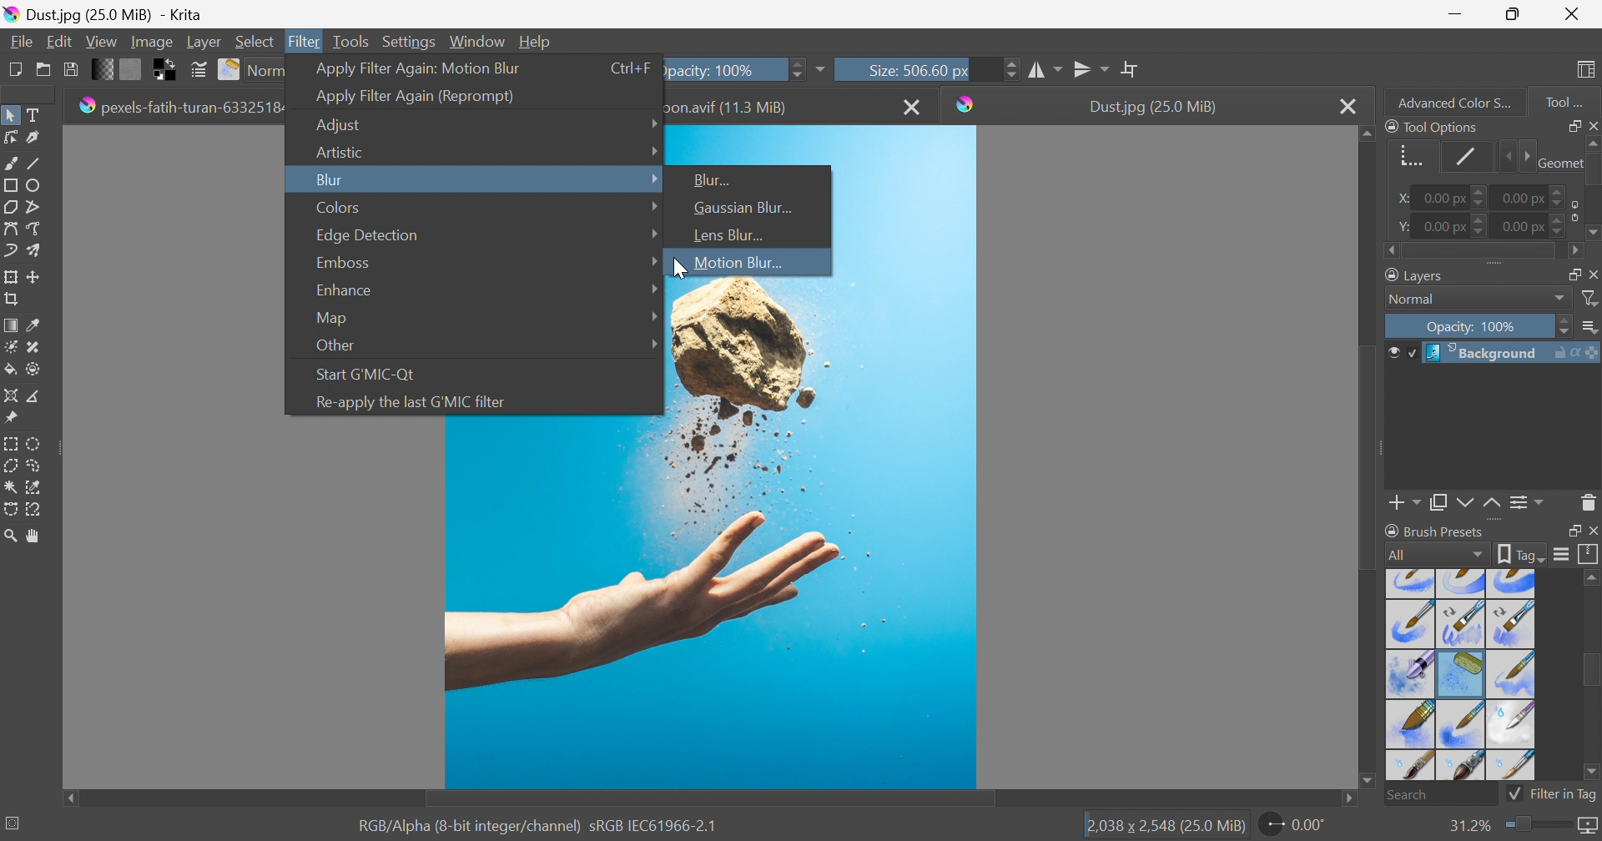  Describe the element at coordinates (1458, 673) in the screenshot. I see `Types of brush` at that location.